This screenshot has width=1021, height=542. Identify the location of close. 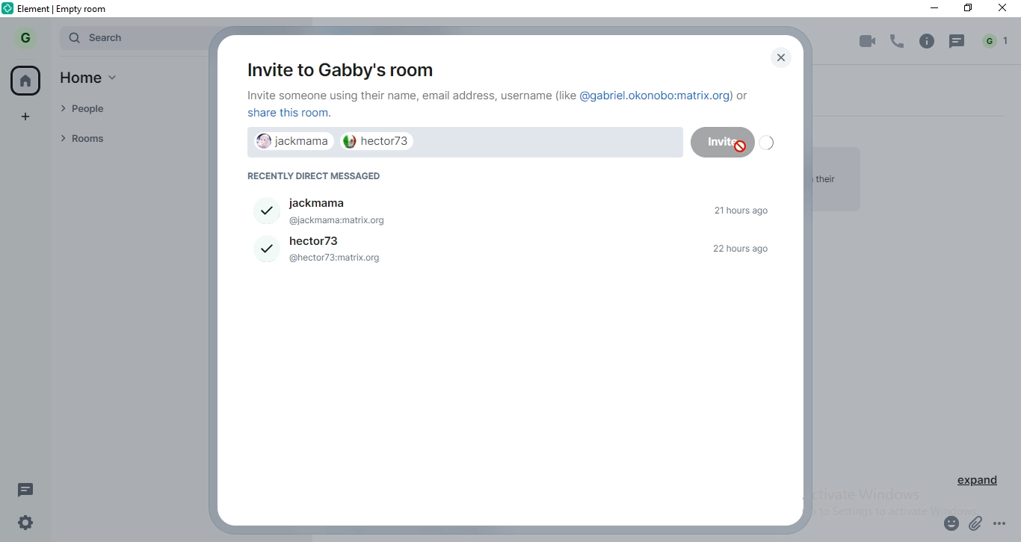
(1005, 10).